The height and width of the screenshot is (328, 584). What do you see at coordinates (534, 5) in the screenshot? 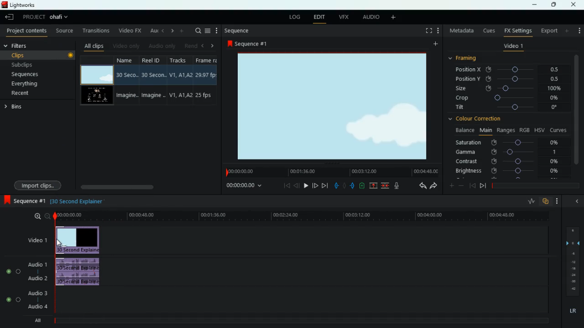
I see `minimize` at bounding box center [534, 5].